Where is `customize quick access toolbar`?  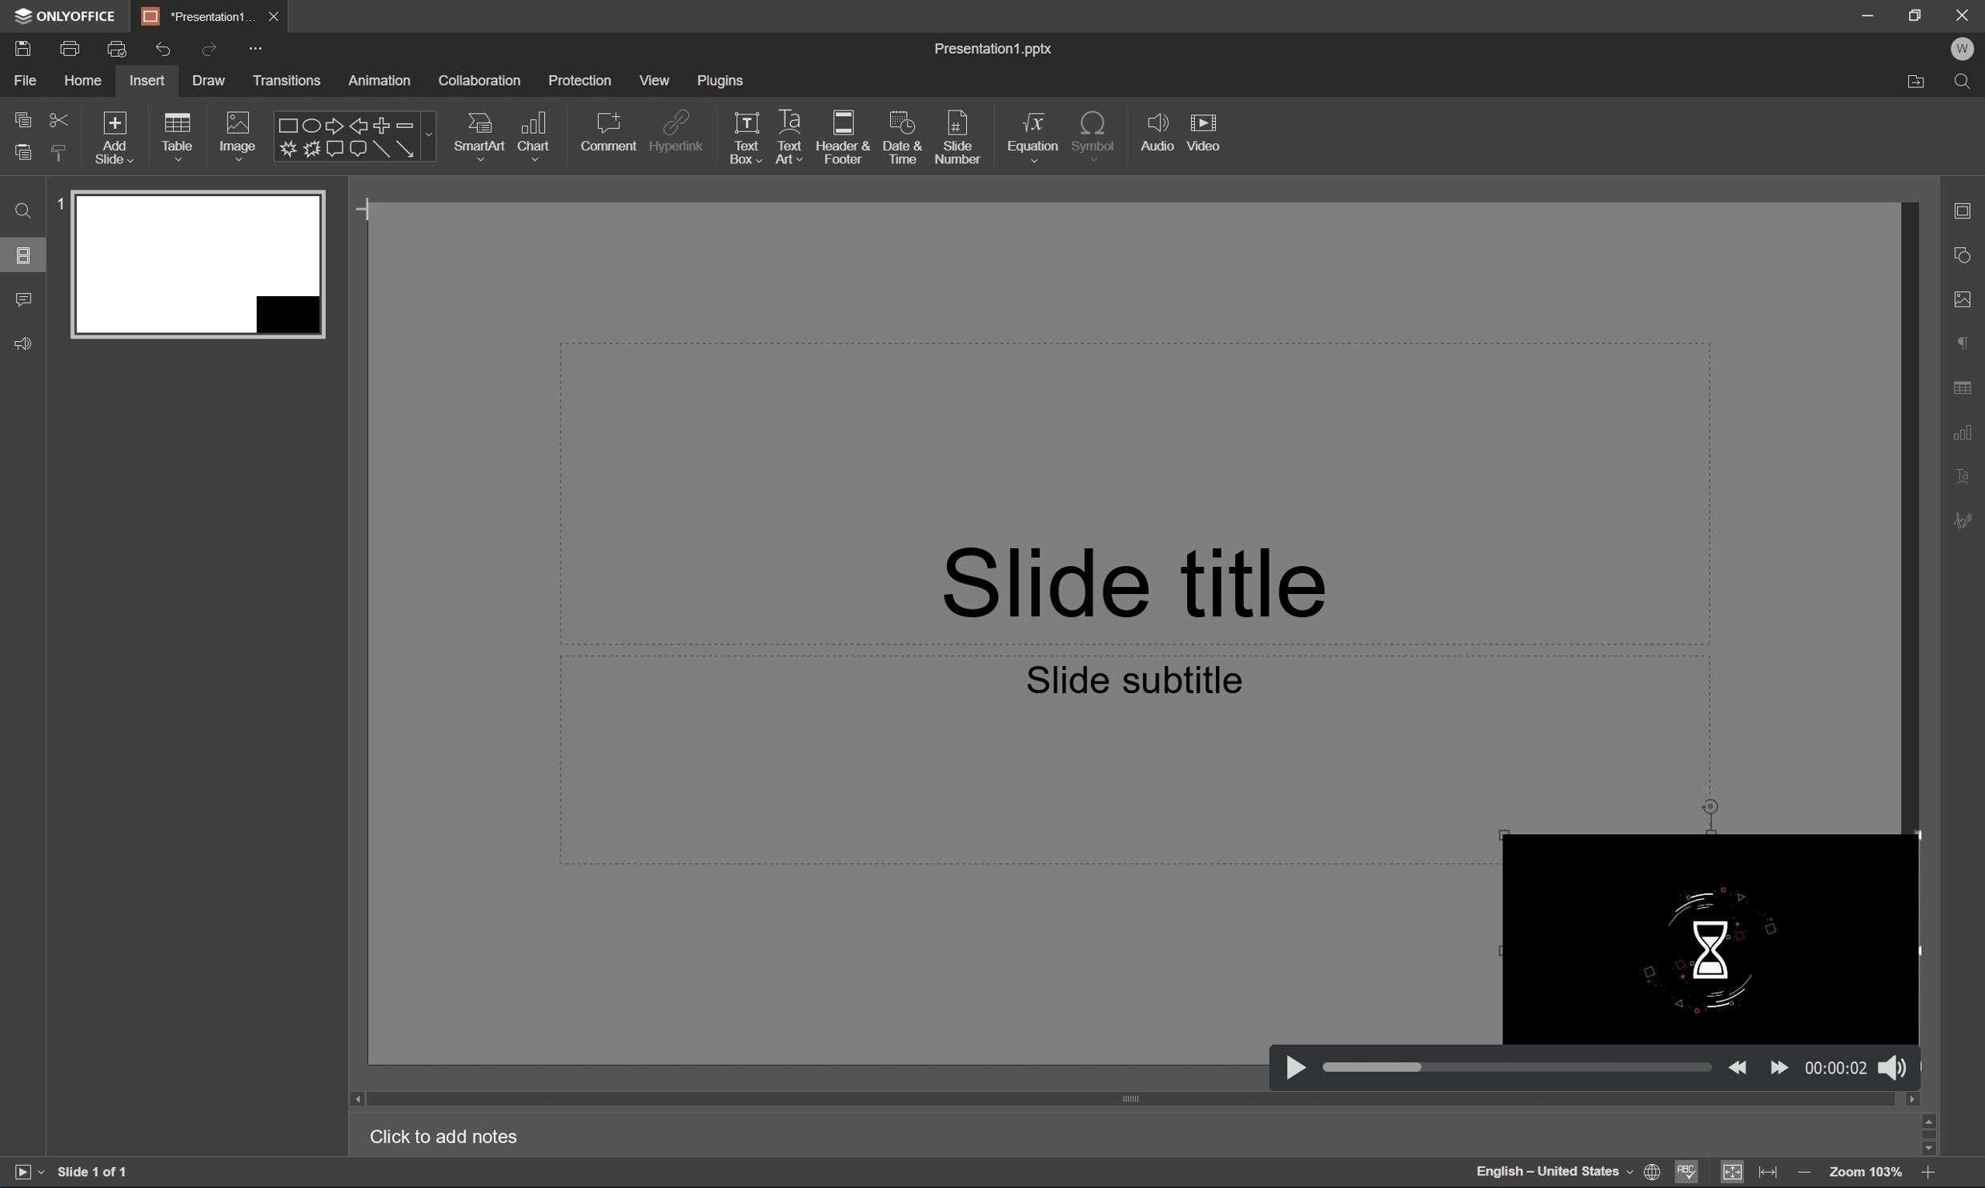
customize quick access toolbar is located at coordinates (259, 49).